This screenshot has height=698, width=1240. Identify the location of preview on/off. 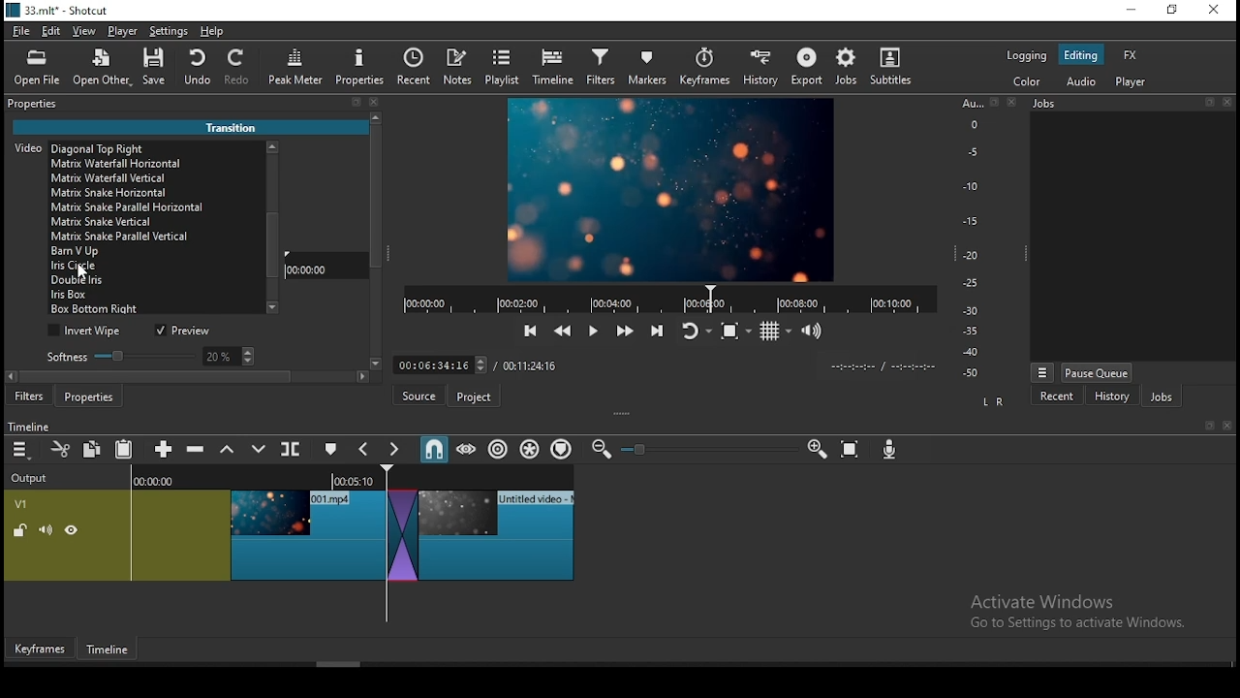
(186, 332).